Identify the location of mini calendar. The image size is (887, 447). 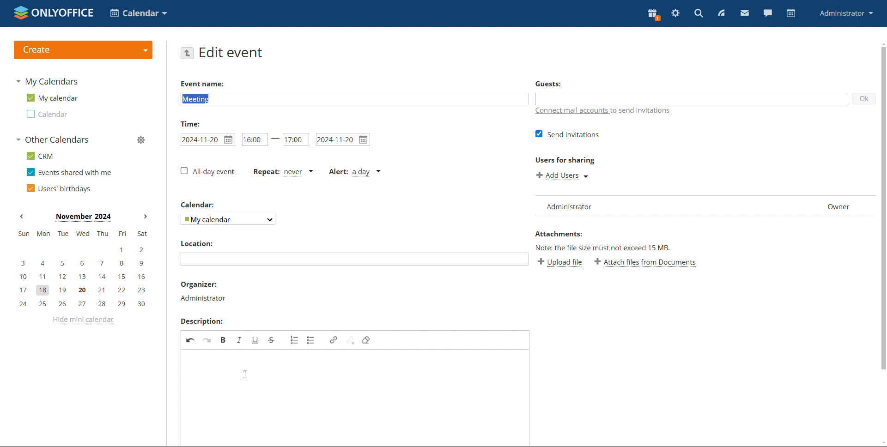
(83, 269).